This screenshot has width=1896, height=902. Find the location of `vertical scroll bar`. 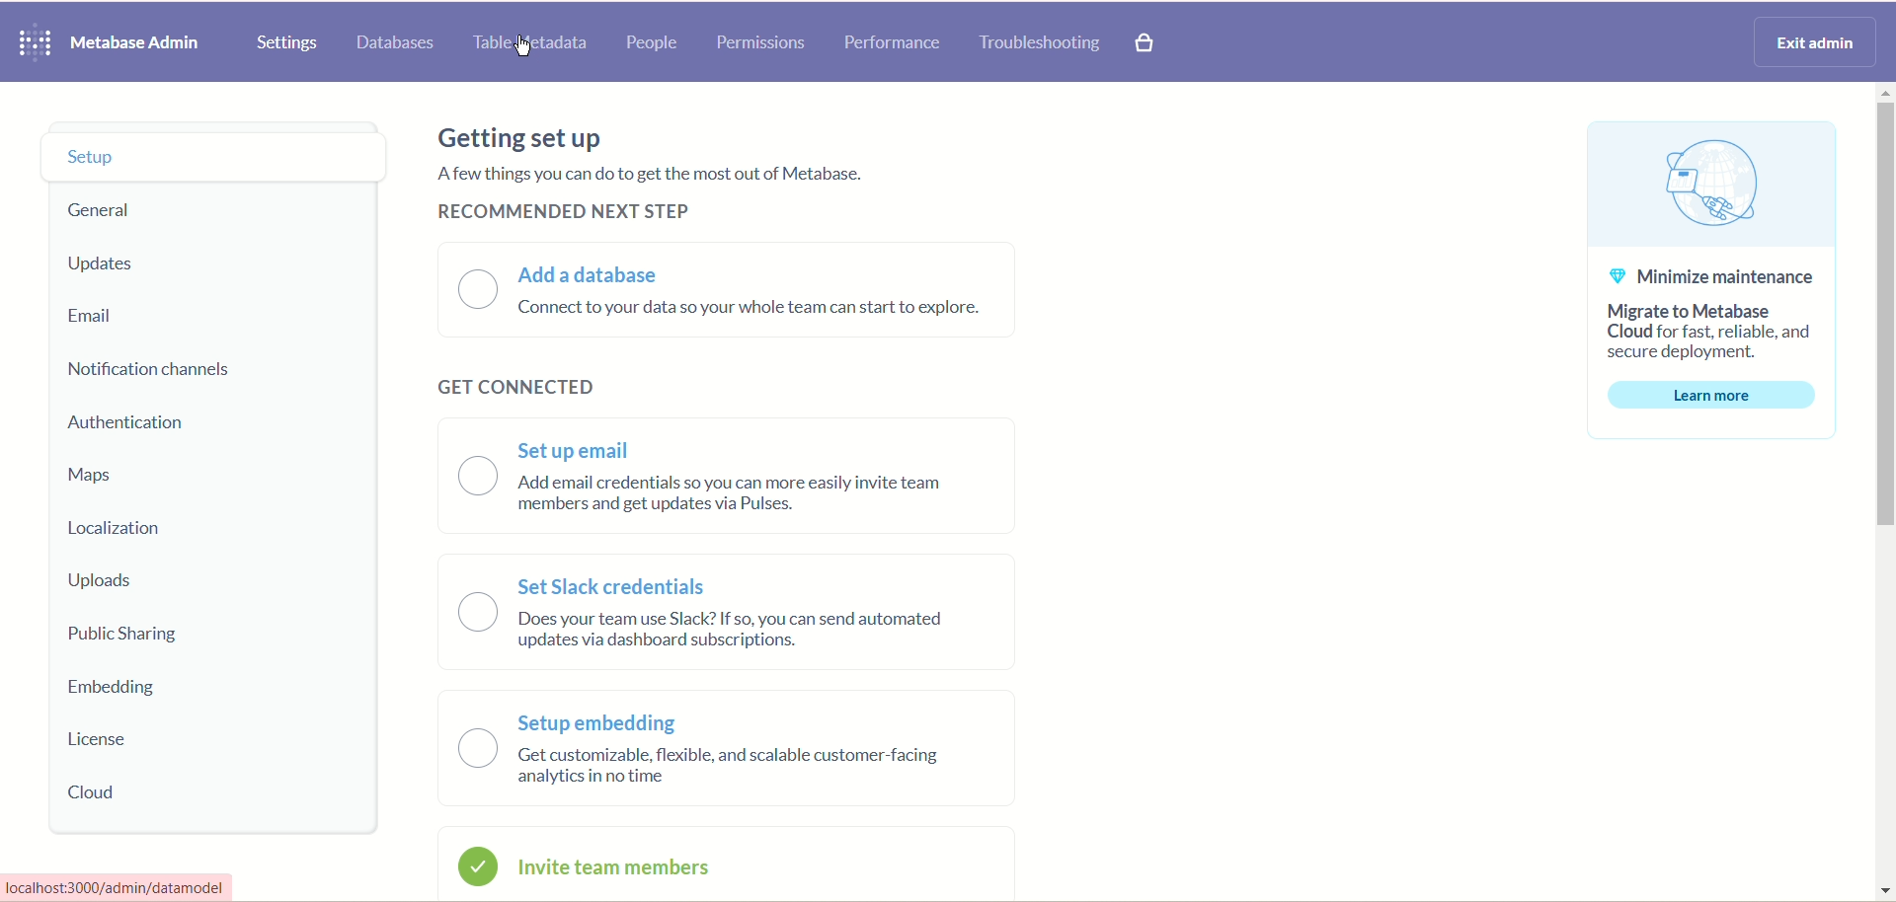

vertical scroll bar is located at coordinates (1880, 493).